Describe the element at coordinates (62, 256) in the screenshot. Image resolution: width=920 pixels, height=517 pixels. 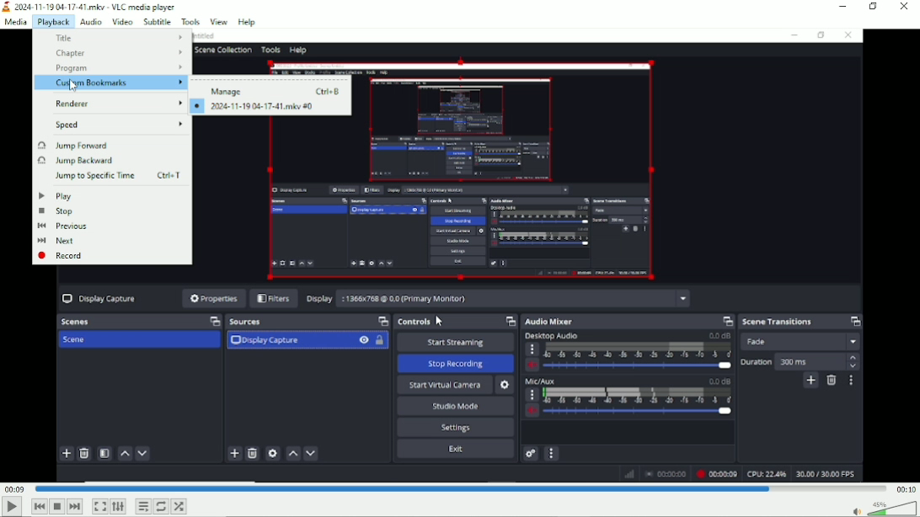
I see `Record` at that location.